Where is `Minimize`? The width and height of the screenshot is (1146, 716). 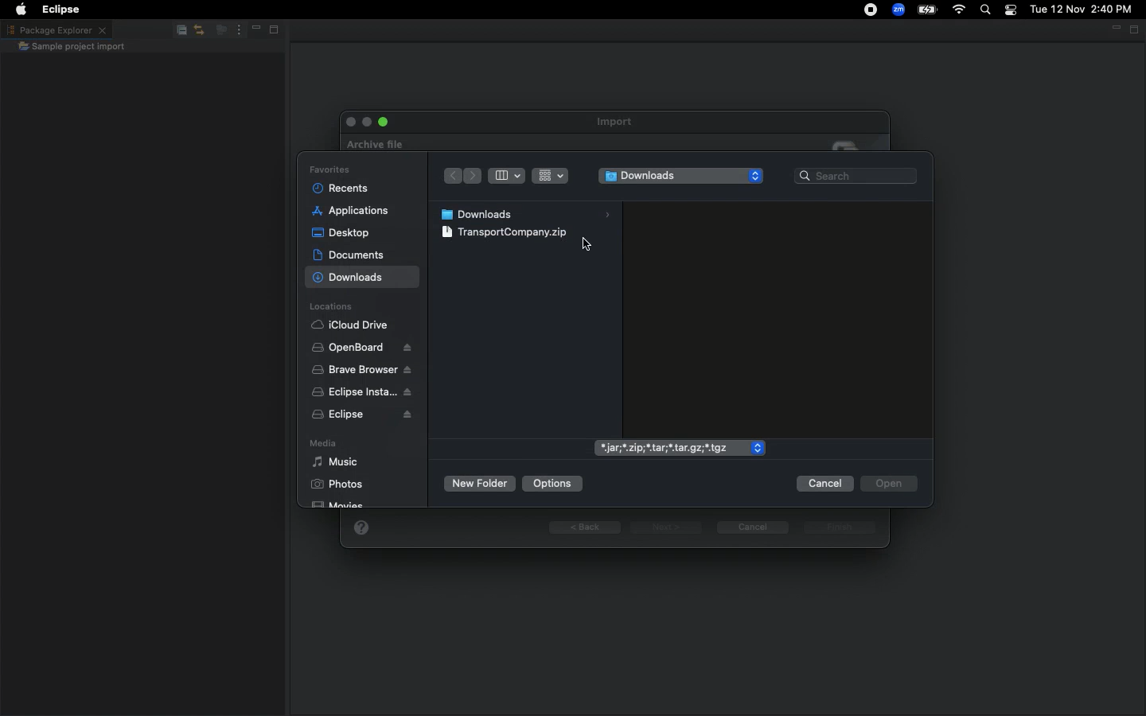 Minimize is located at coordinates (1114, 29).